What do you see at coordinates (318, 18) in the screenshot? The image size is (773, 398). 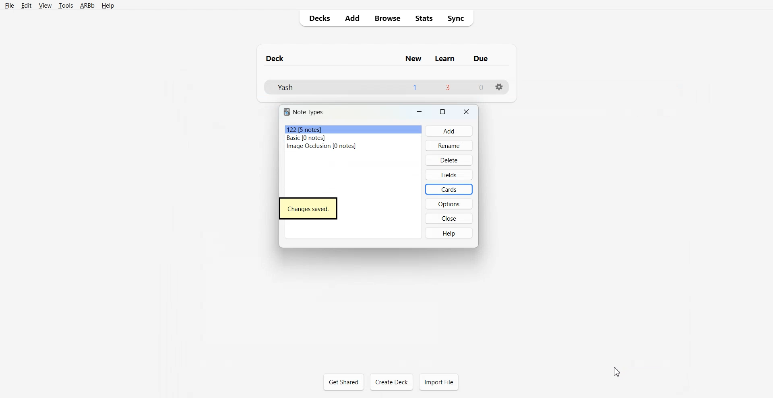 I see `Decks ` at bounding box center [318, 18].